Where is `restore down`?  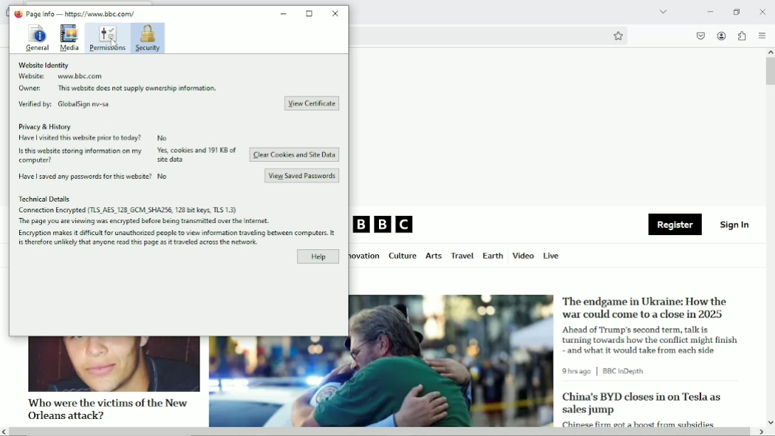
restore down is located at coordinates (737, 11).